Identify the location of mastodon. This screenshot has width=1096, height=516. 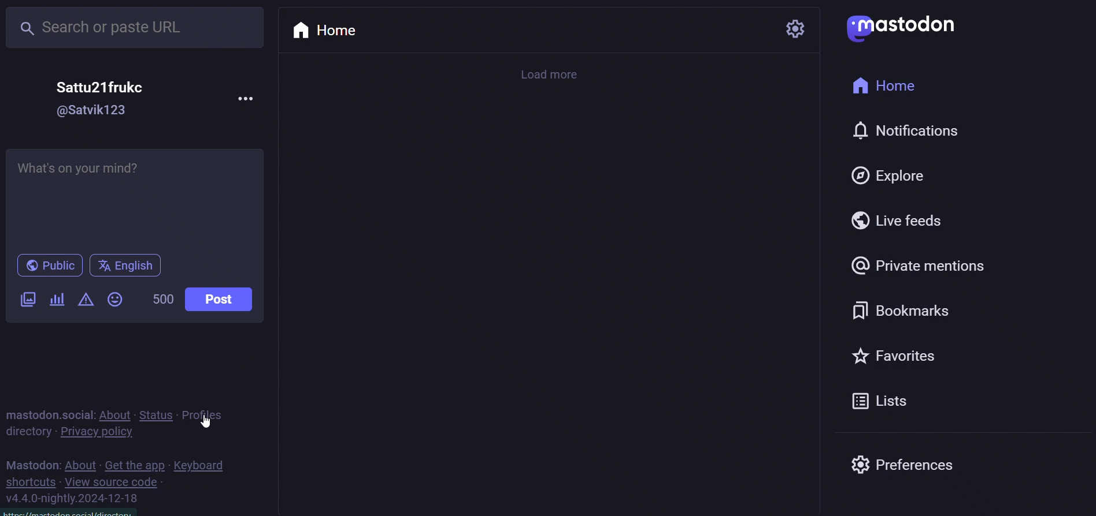
(31, 463).